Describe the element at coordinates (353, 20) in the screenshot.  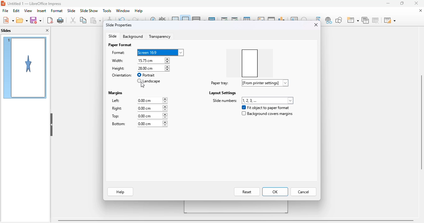
I see `new slide` at that location.